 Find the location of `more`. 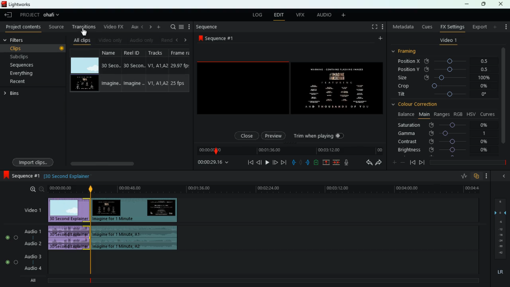

more is located at coordinates (384, 28).